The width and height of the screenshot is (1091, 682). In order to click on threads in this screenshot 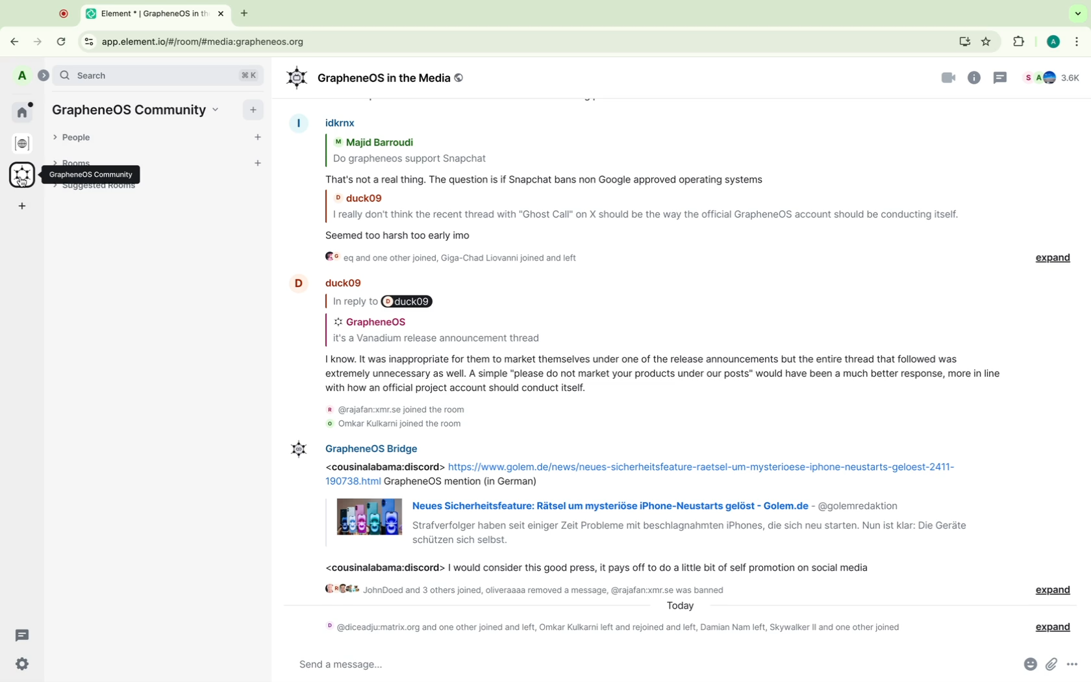, I will do `click(23, 634)`.